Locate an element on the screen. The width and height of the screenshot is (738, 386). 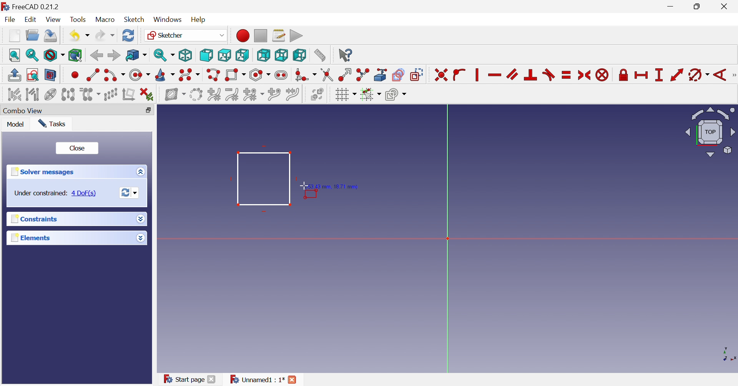
Constrain vertically is located at coordinates (476, 75).